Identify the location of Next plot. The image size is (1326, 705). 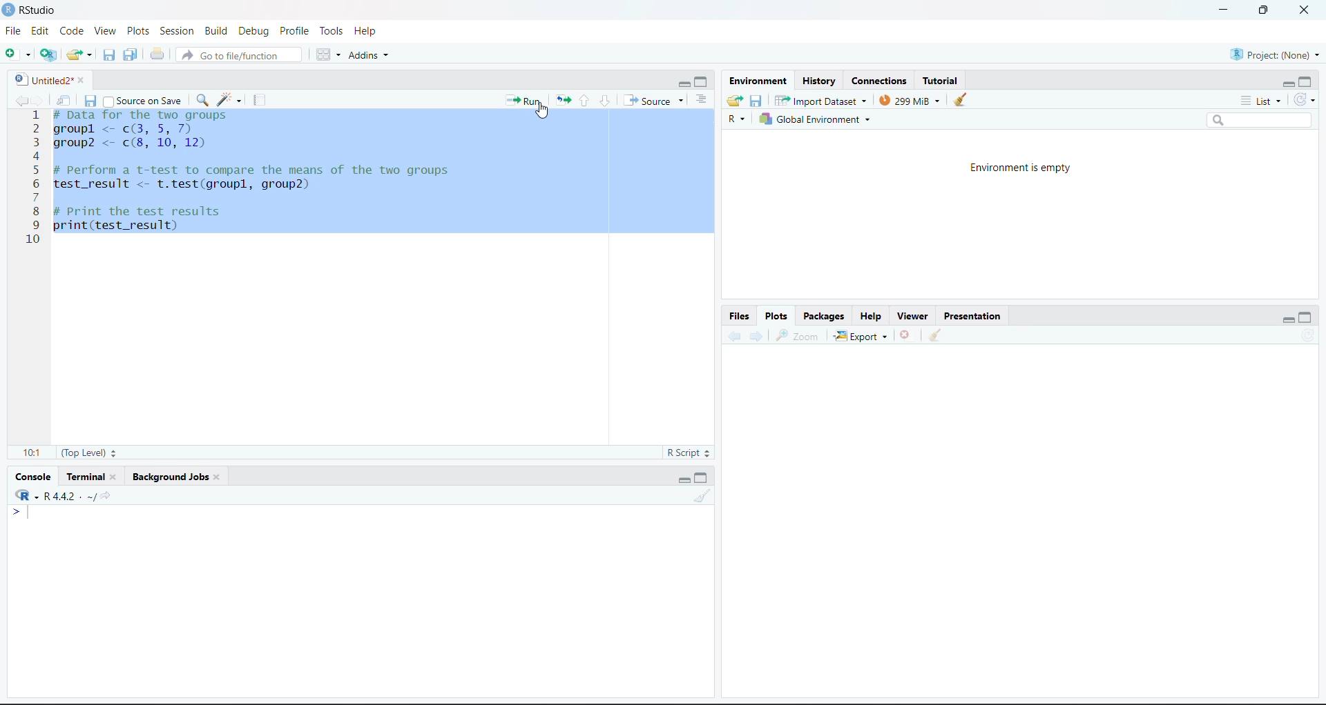
(758, 335).